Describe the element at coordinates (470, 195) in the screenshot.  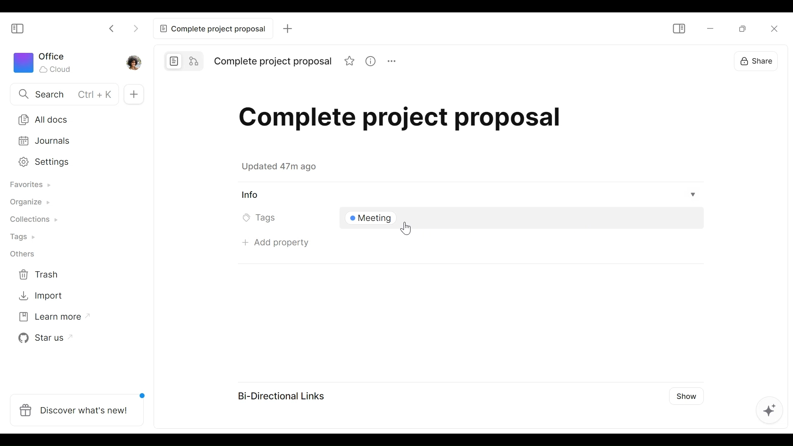
I see `View Info` at that location.